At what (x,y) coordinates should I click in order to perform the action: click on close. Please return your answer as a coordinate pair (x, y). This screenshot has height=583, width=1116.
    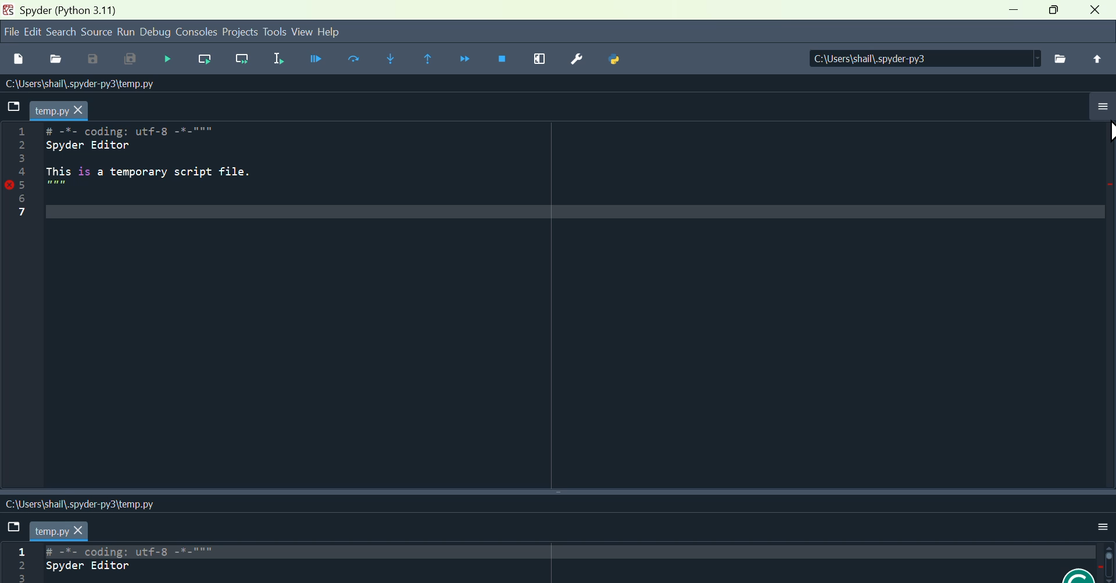
    Looking at the image, I should click on (1095, 12).